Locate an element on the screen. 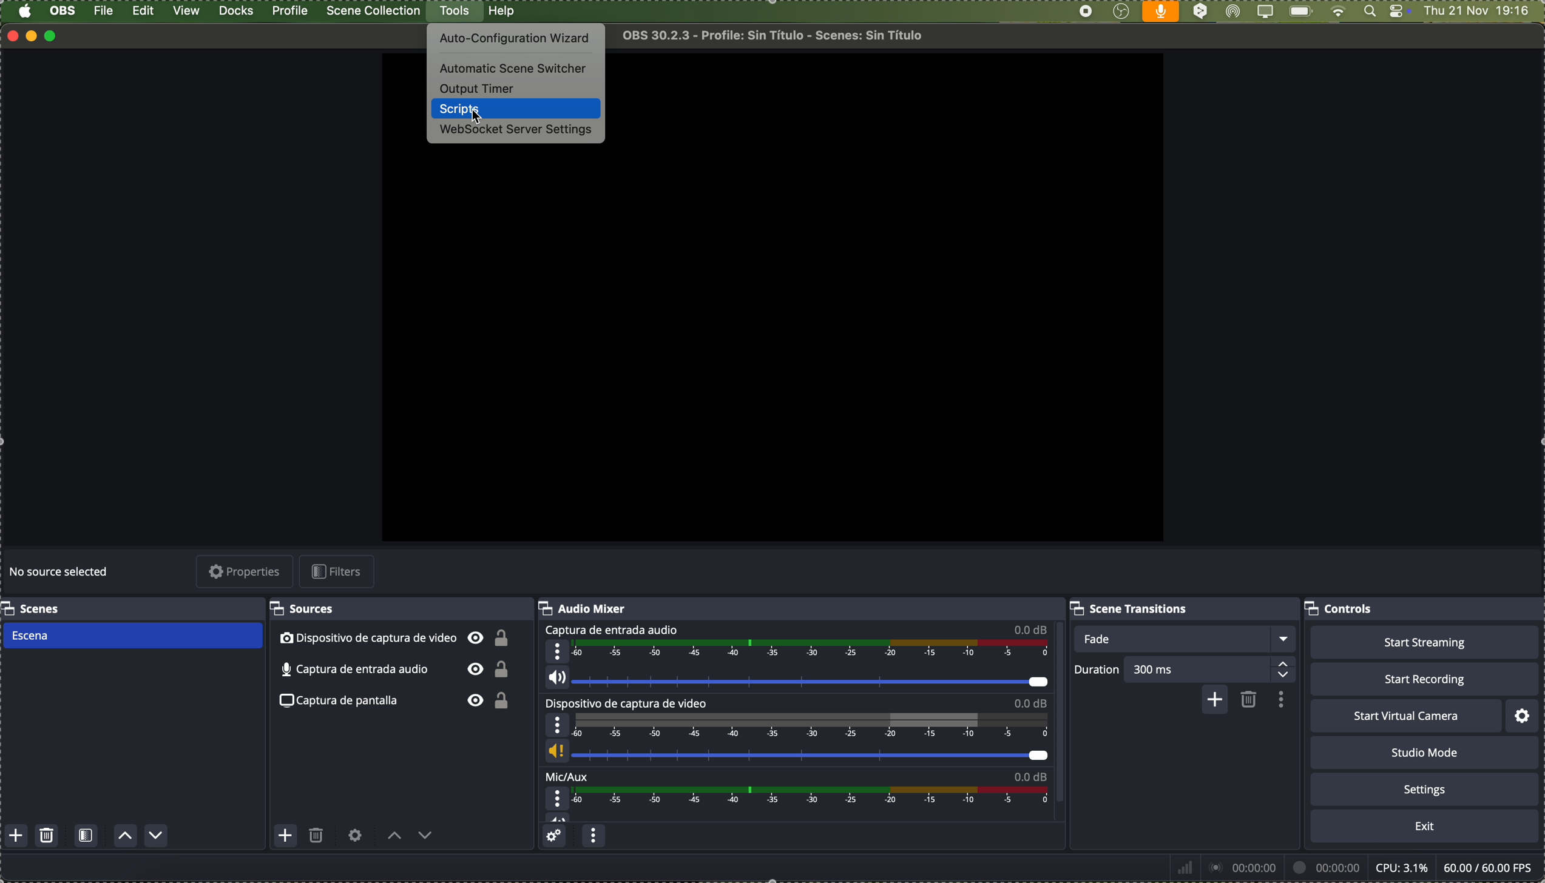 This screenshot has height=883, width=1545. docks is located at coordinates (237, 12).